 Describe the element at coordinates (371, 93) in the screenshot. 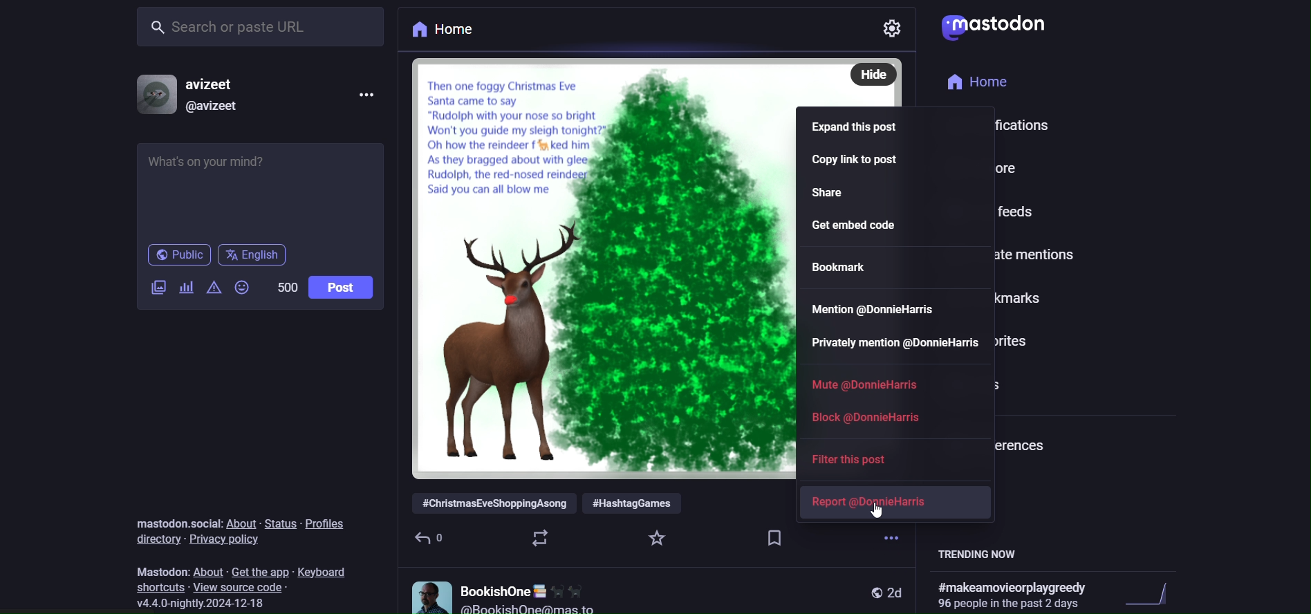

I see `more` at that location.